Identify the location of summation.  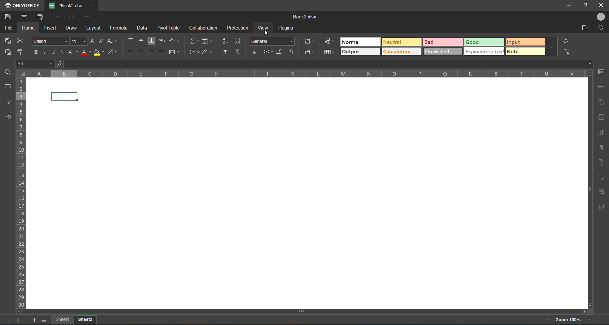
(195, 41).